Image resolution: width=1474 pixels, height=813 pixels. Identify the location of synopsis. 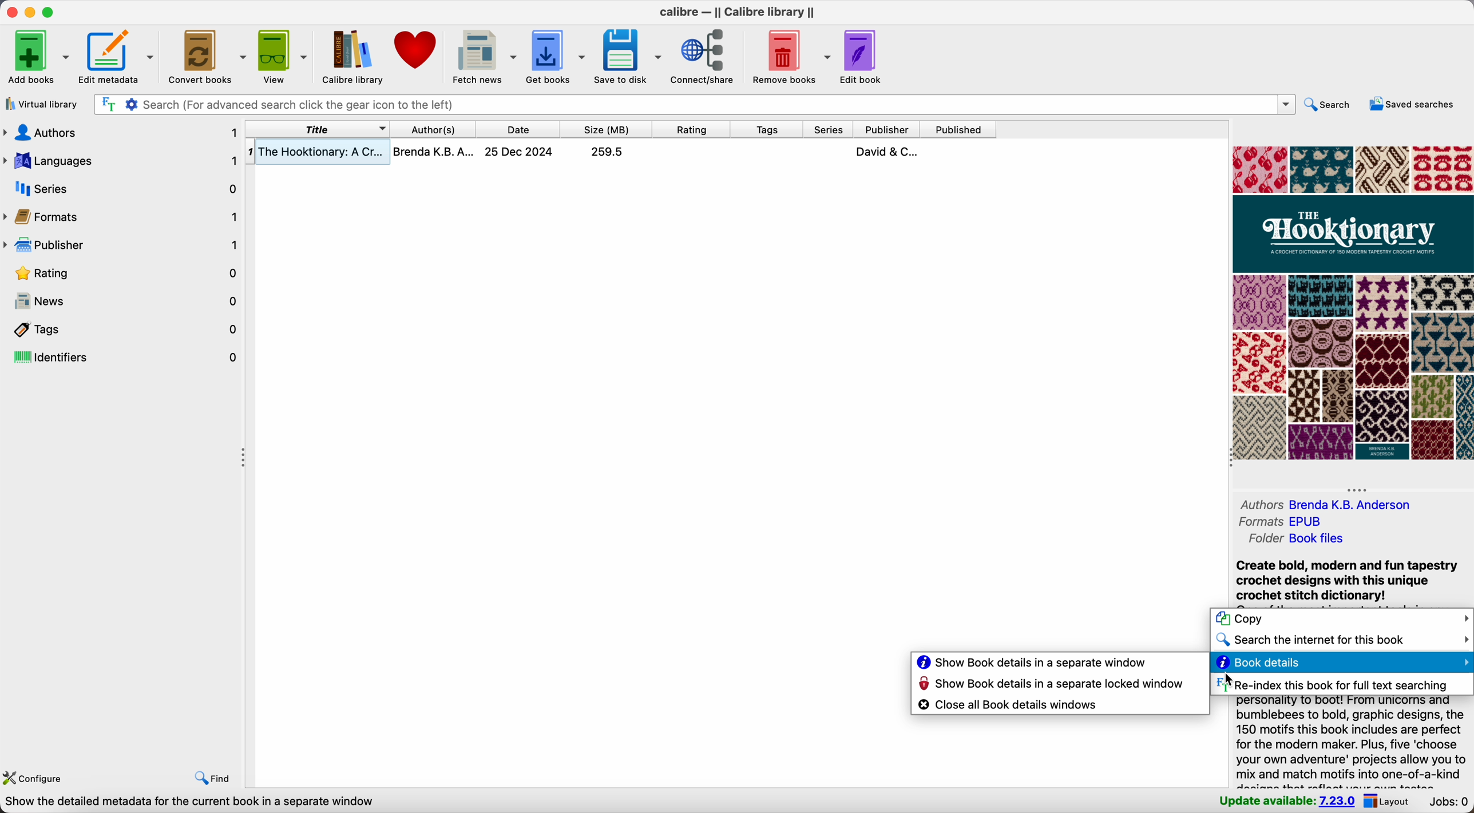
(1352, 742).